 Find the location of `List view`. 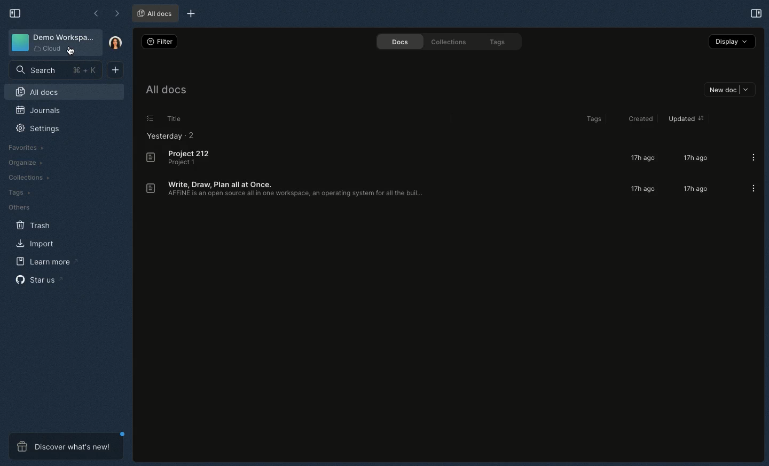

List view is located at coordinates (151, 118).